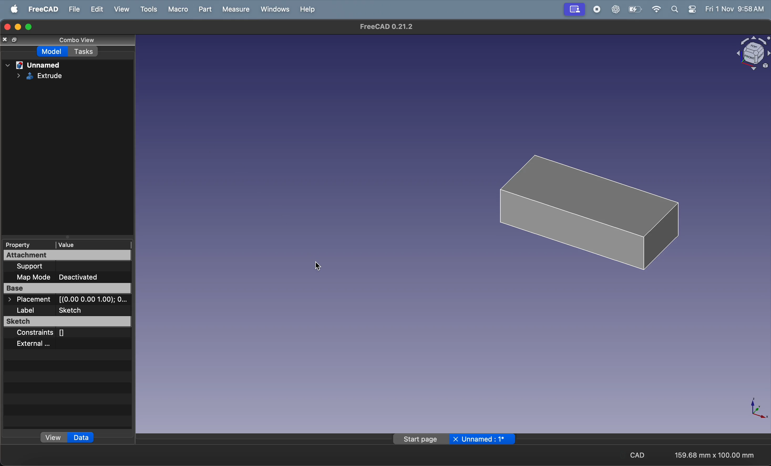 The height and width of the screenshot is (466, 771). Describe the element at coordinates (573, 10) in the screenshot. I see `Screen mirror` at that location.